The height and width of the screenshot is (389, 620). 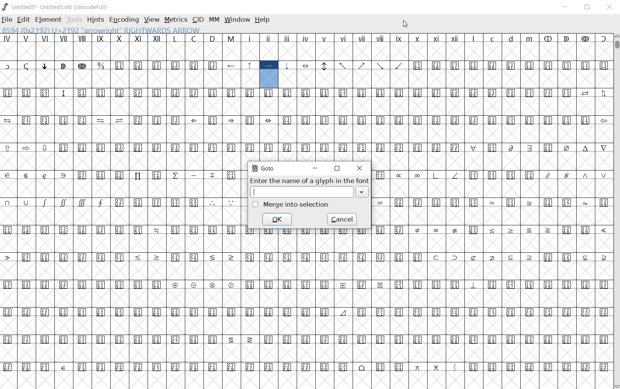 I want to click on Glyph characters, so click(x=491, y=211).